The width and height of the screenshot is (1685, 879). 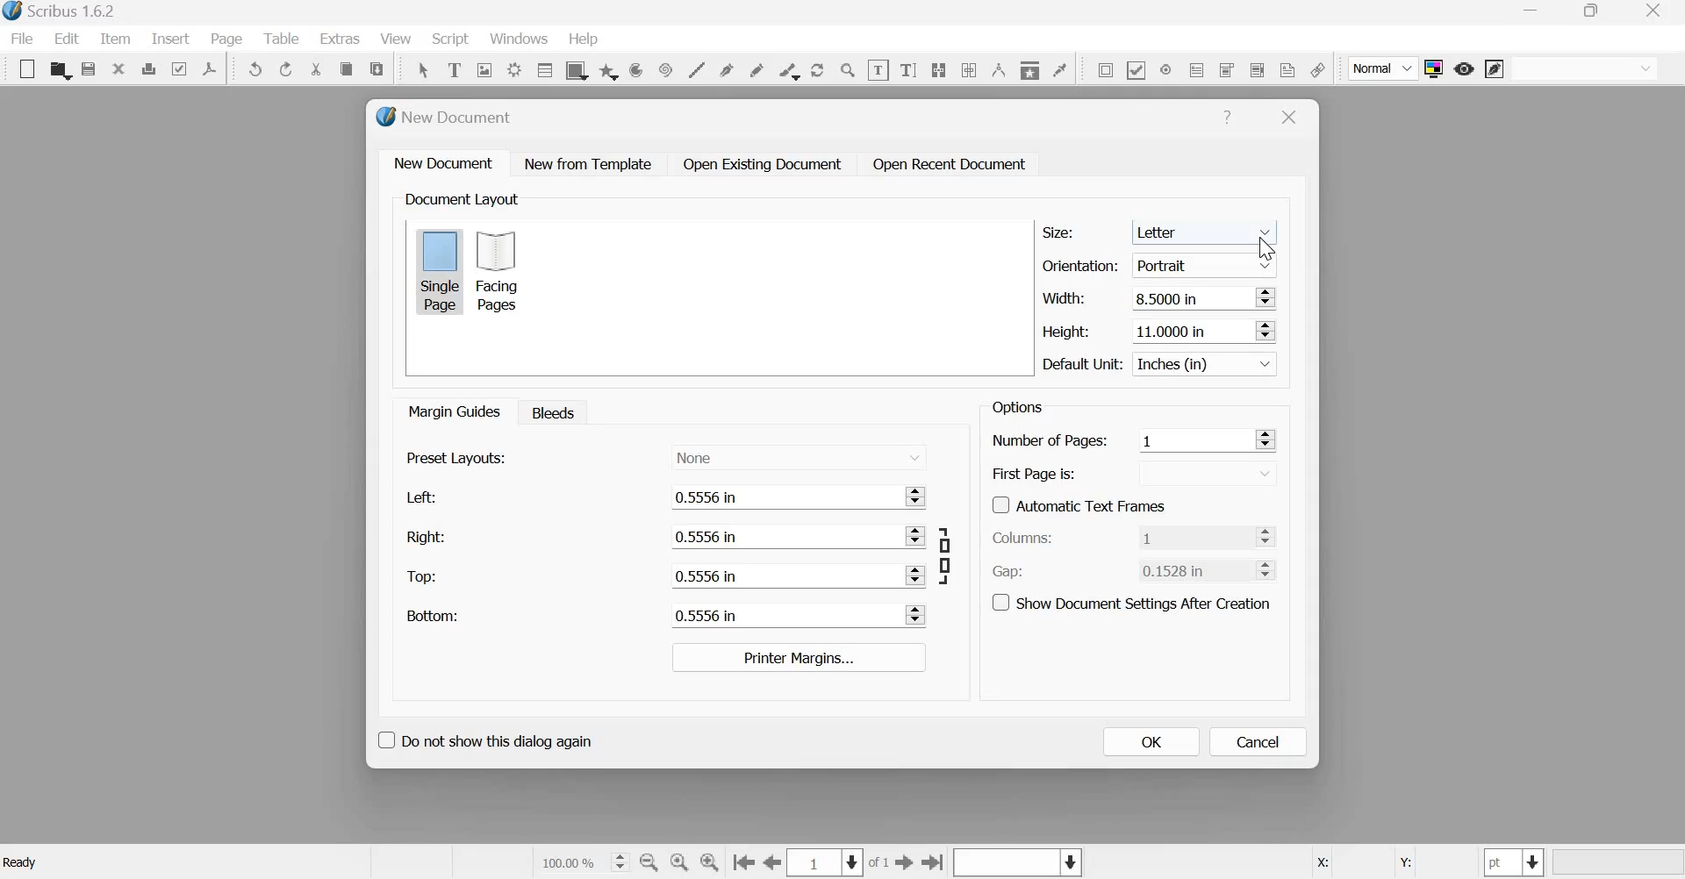 I want to click on New, so click(x=23, y=69).